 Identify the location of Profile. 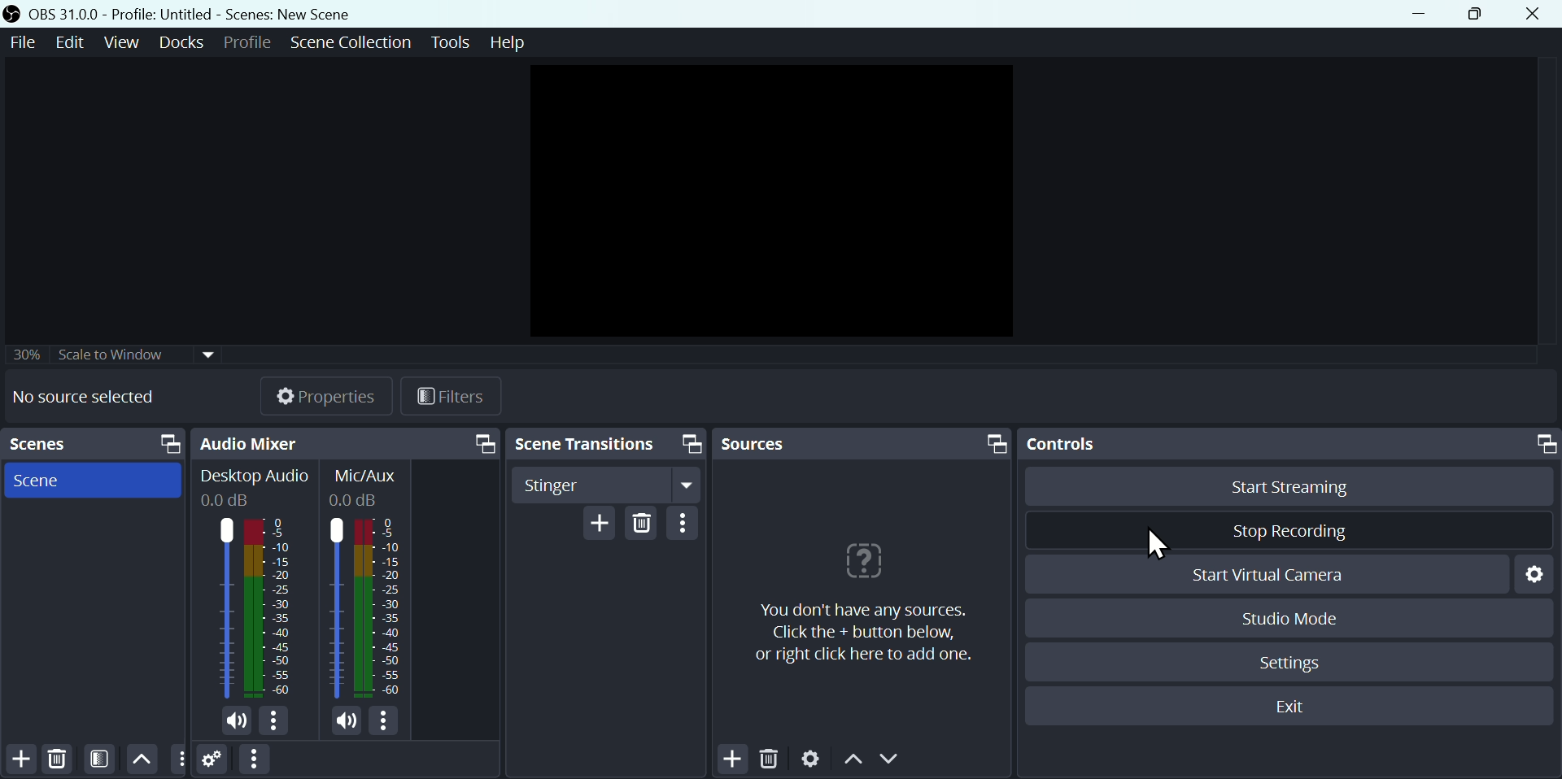
(247, 42).